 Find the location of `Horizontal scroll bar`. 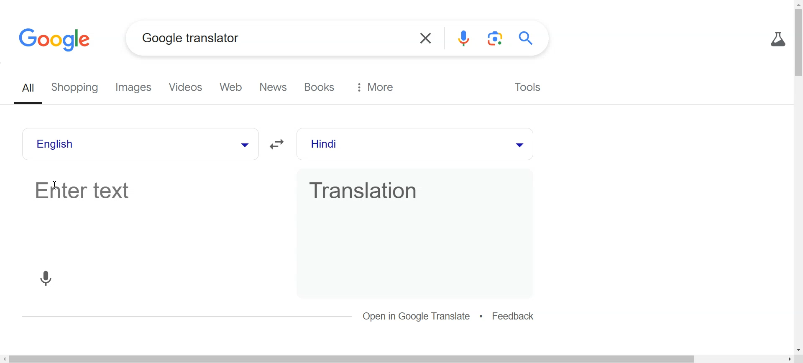

Horizontal scroll bar is located at coordinates (401, 358).